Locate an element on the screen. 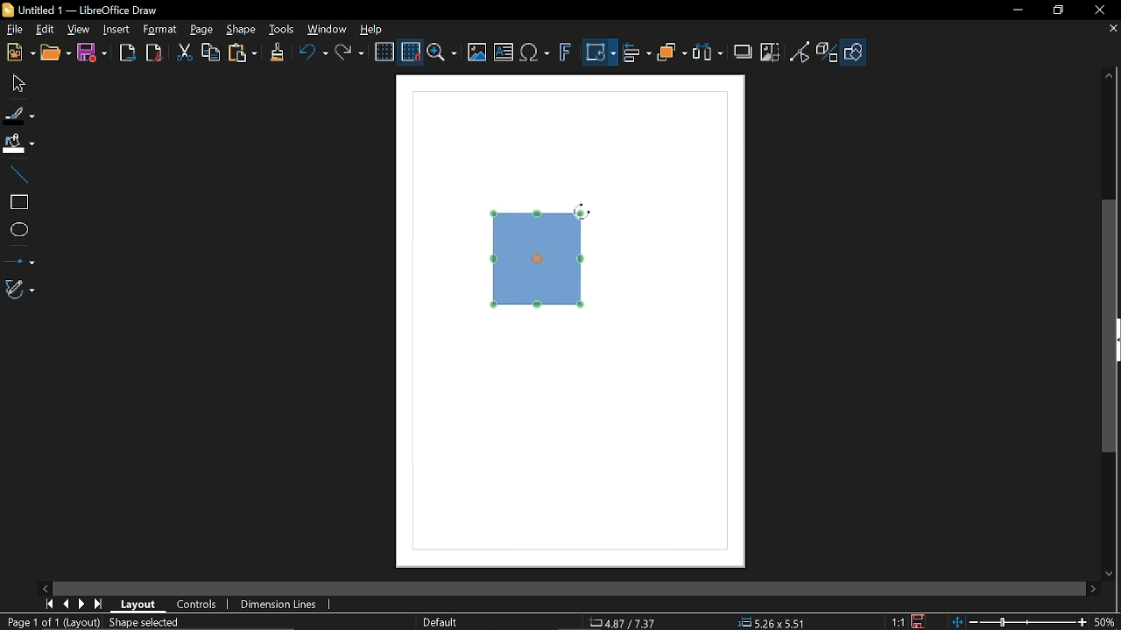 The image size is (1121, 630). Save is located at coordinates (916, 621).